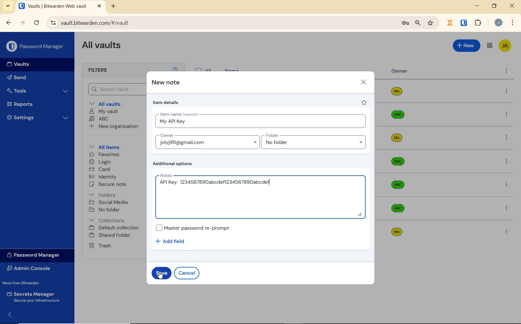  I want to click on shared folder, so click(111, 236).